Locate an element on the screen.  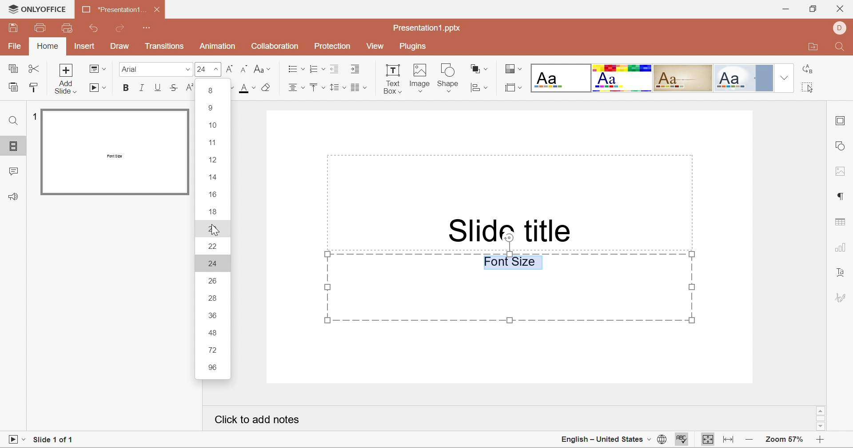
Undo is located at coordinates (96, 29).